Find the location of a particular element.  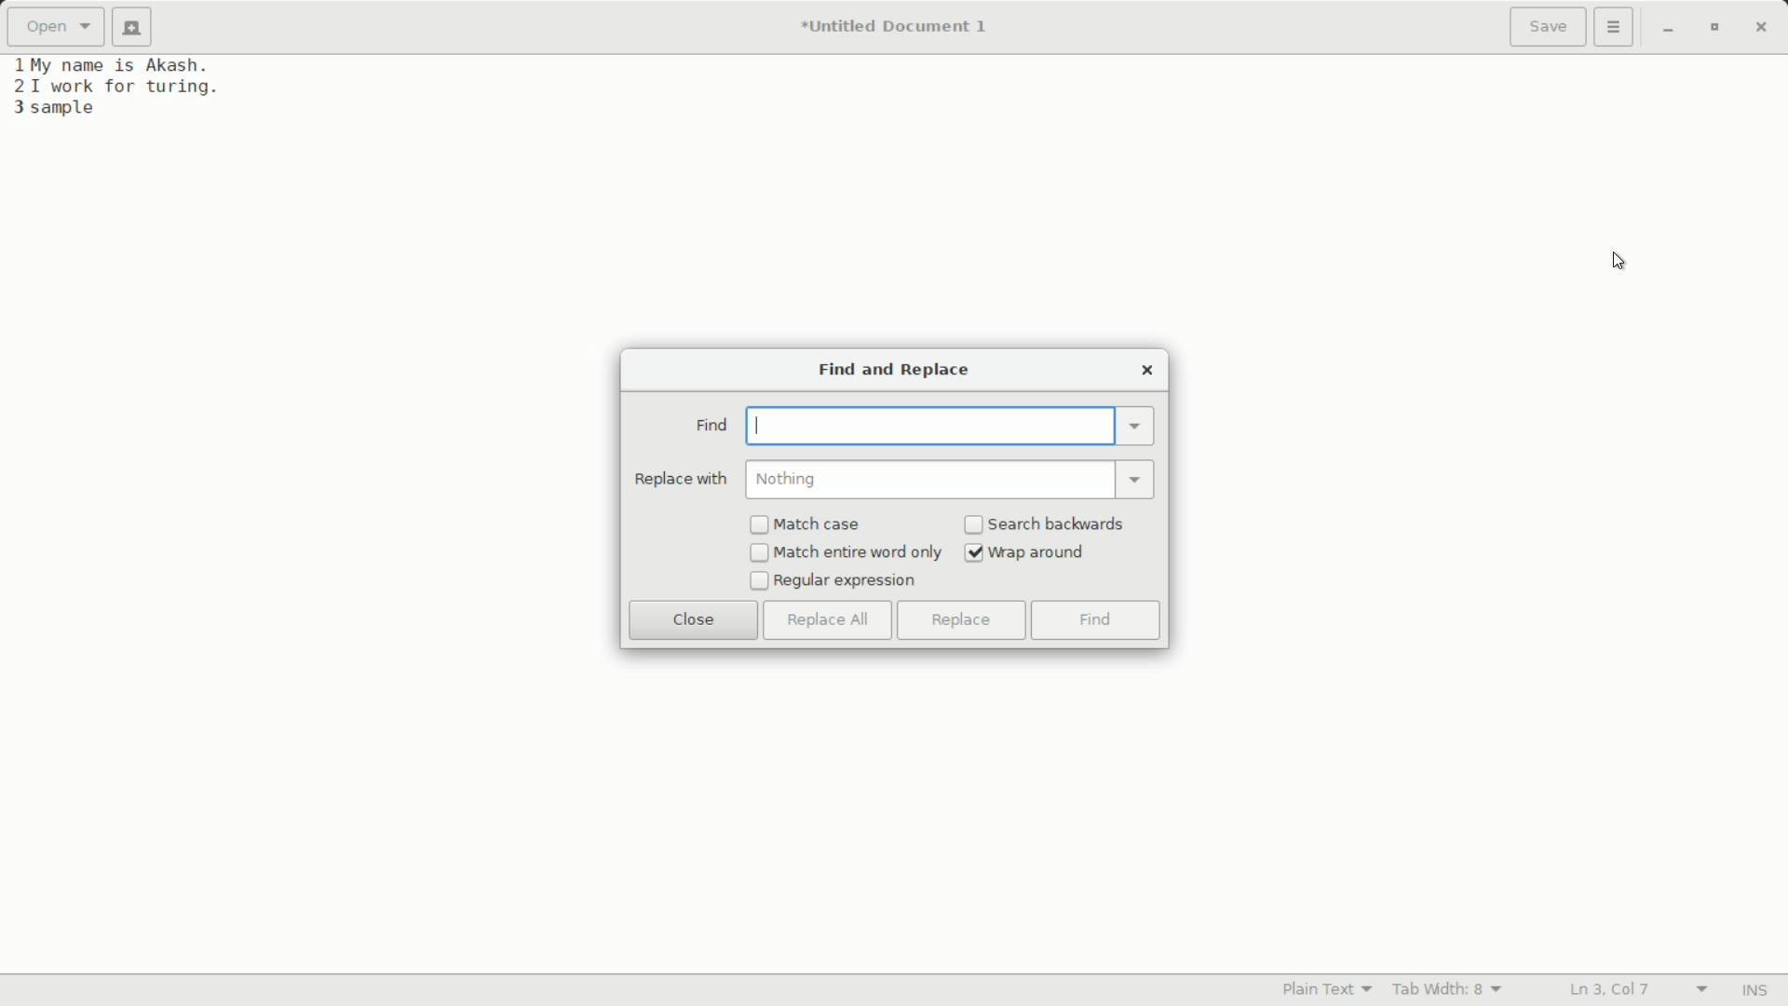

dropdown is located at coordinates (1138, 478).